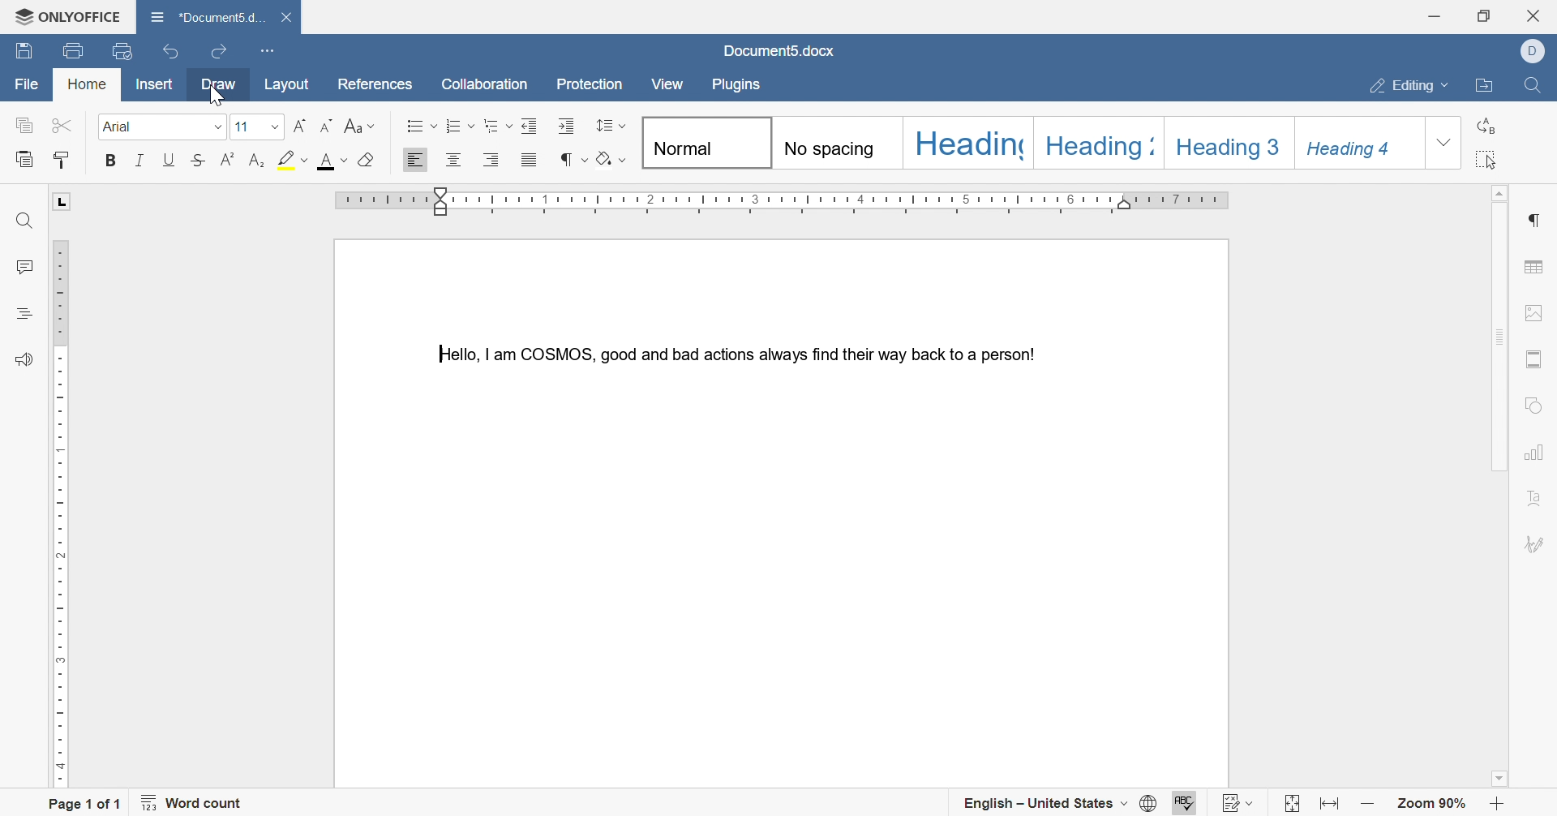  What do you see at coordinates (25, 127) in the screenshot?
I see `copy` at bounding box center [25, 127].